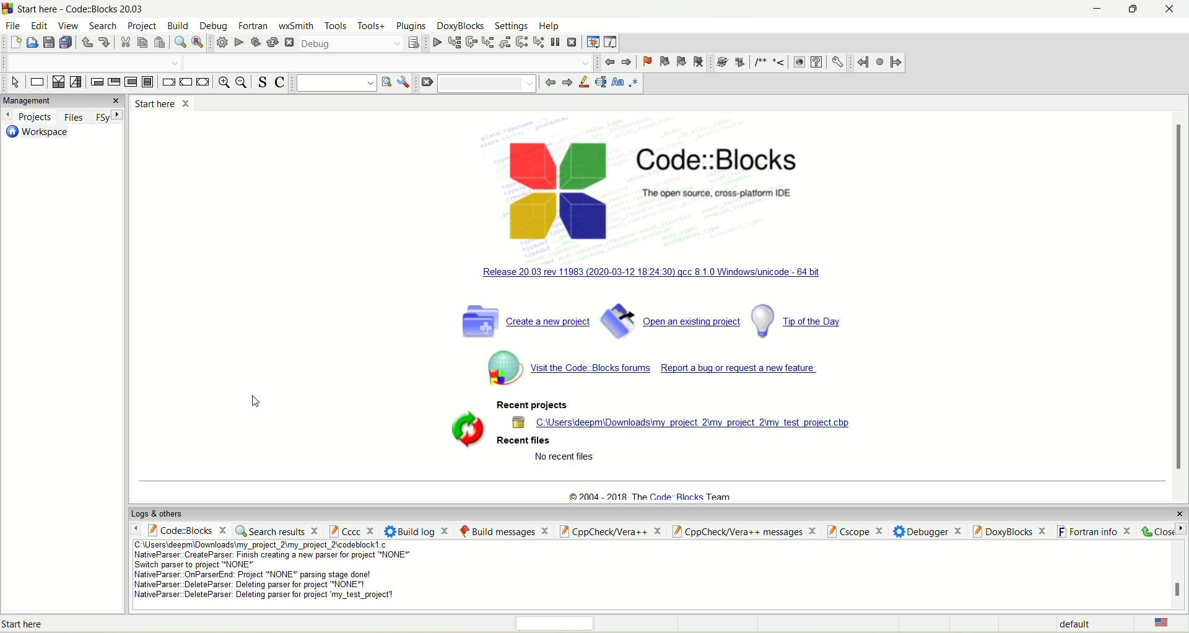  Describe the element at coordinates (131, 82) in the screenshot. I see `counting loop` at that location.